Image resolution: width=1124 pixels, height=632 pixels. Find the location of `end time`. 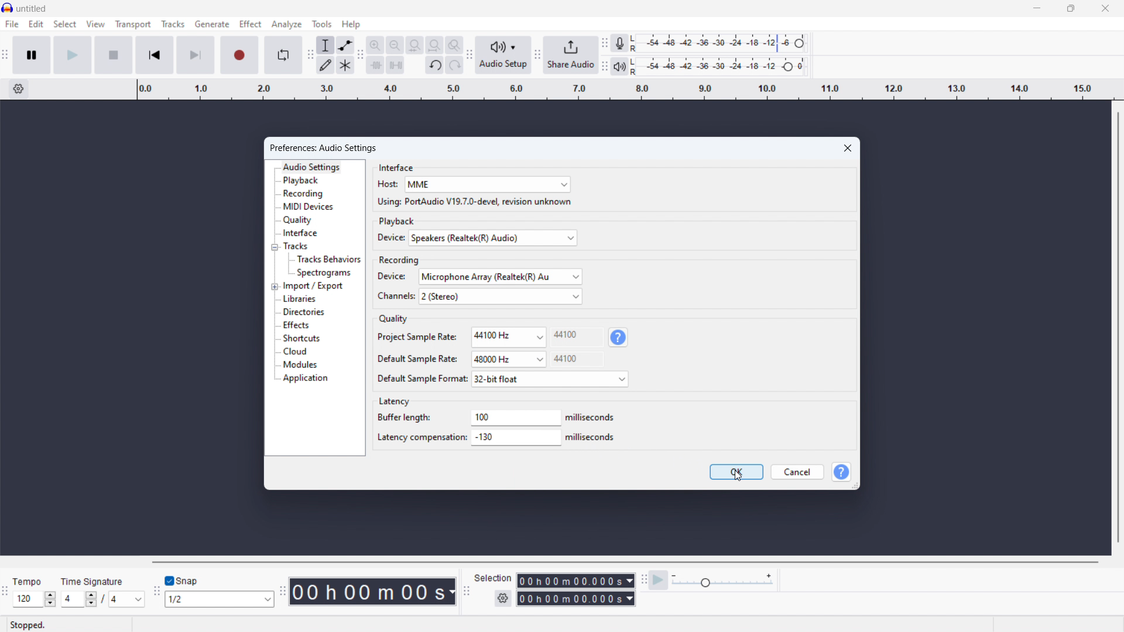

end time is located at coordinates (575, 599).